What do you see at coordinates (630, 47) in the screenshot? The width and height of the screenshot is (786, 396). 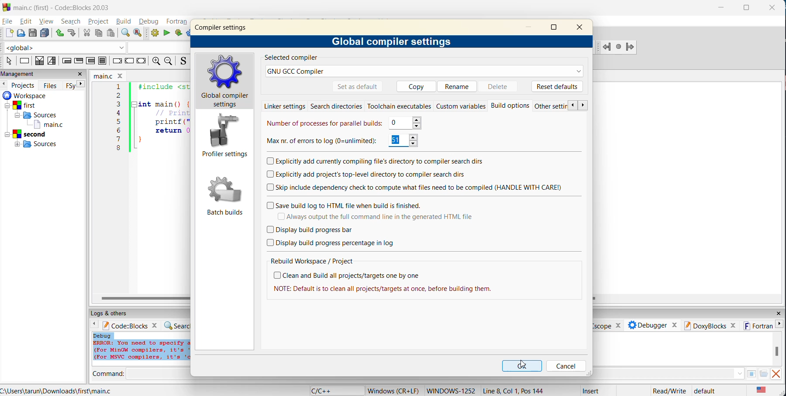 I see `Jump forward` at bounding box center [630, 47].